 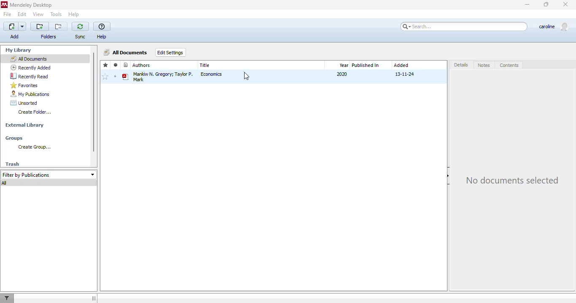 What do you see at coordinates (7, 14) in the screenshot?
I see `file` at bounding box center [7, 14].